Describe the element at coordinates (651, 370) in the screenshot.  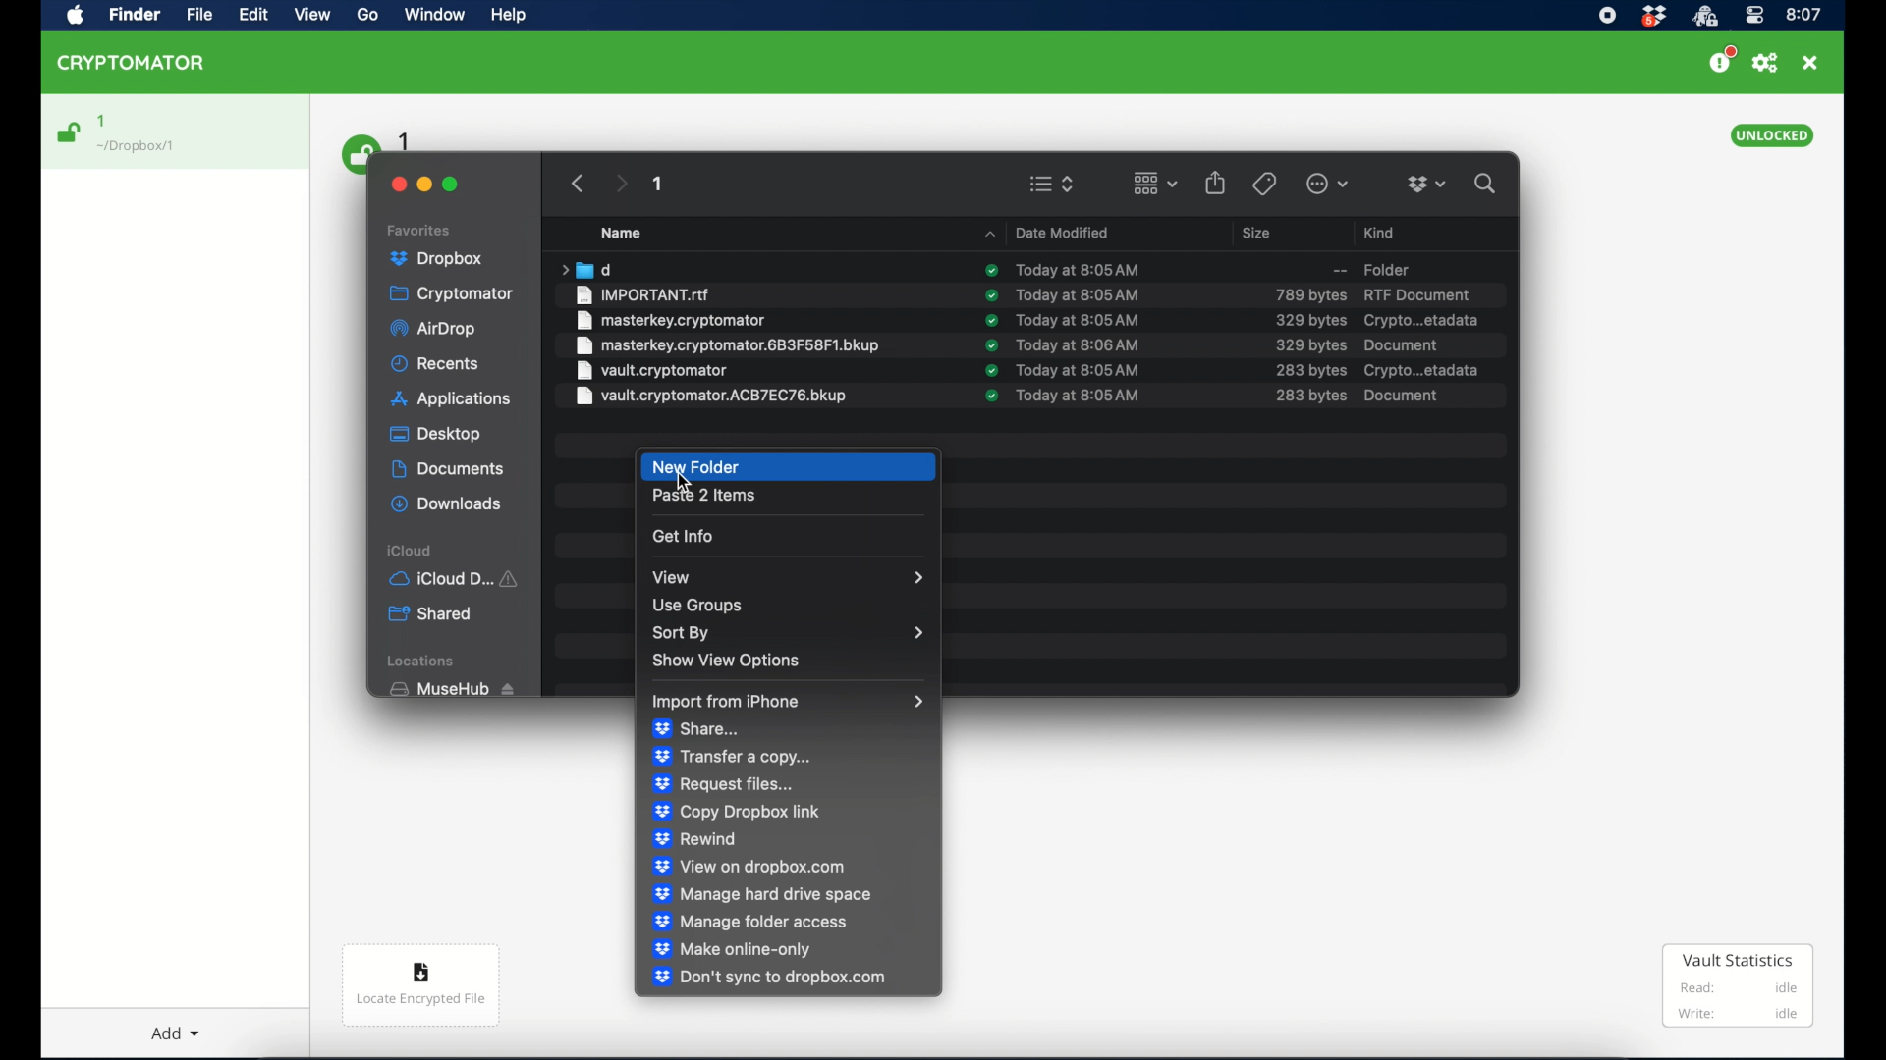
I see `file name` at that location.